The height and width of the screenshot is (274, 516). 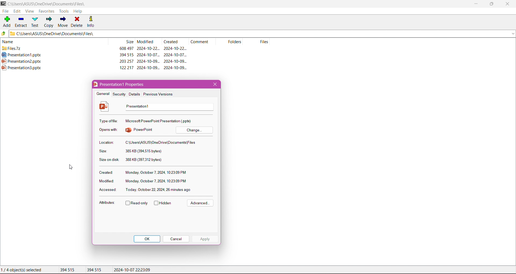 What do you see at coordinates (64, 22) in the screenshot?
I see `Move` at bounding box center [64, 22].